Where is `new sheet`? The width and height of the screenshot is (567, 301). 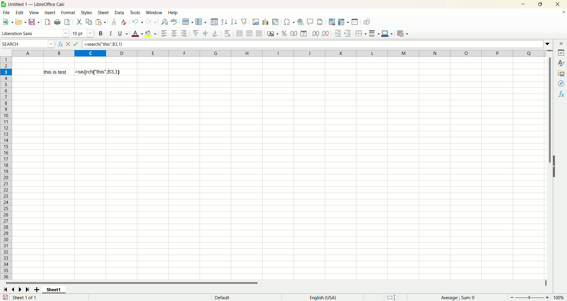
new sheet is located at coordinates (38, 290).